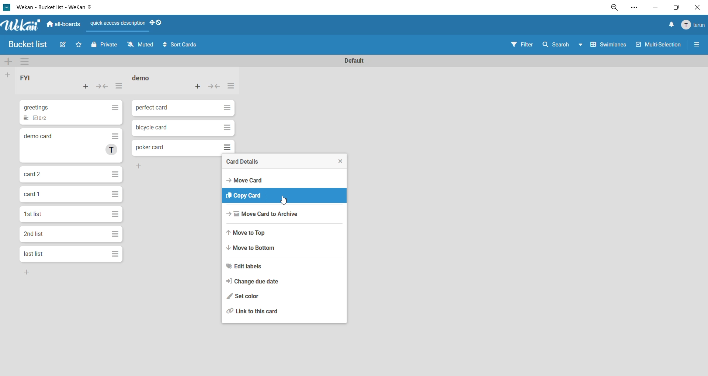  Describe the element at coordinates (246, 180) in the screenshot. I see `move card` at that location.